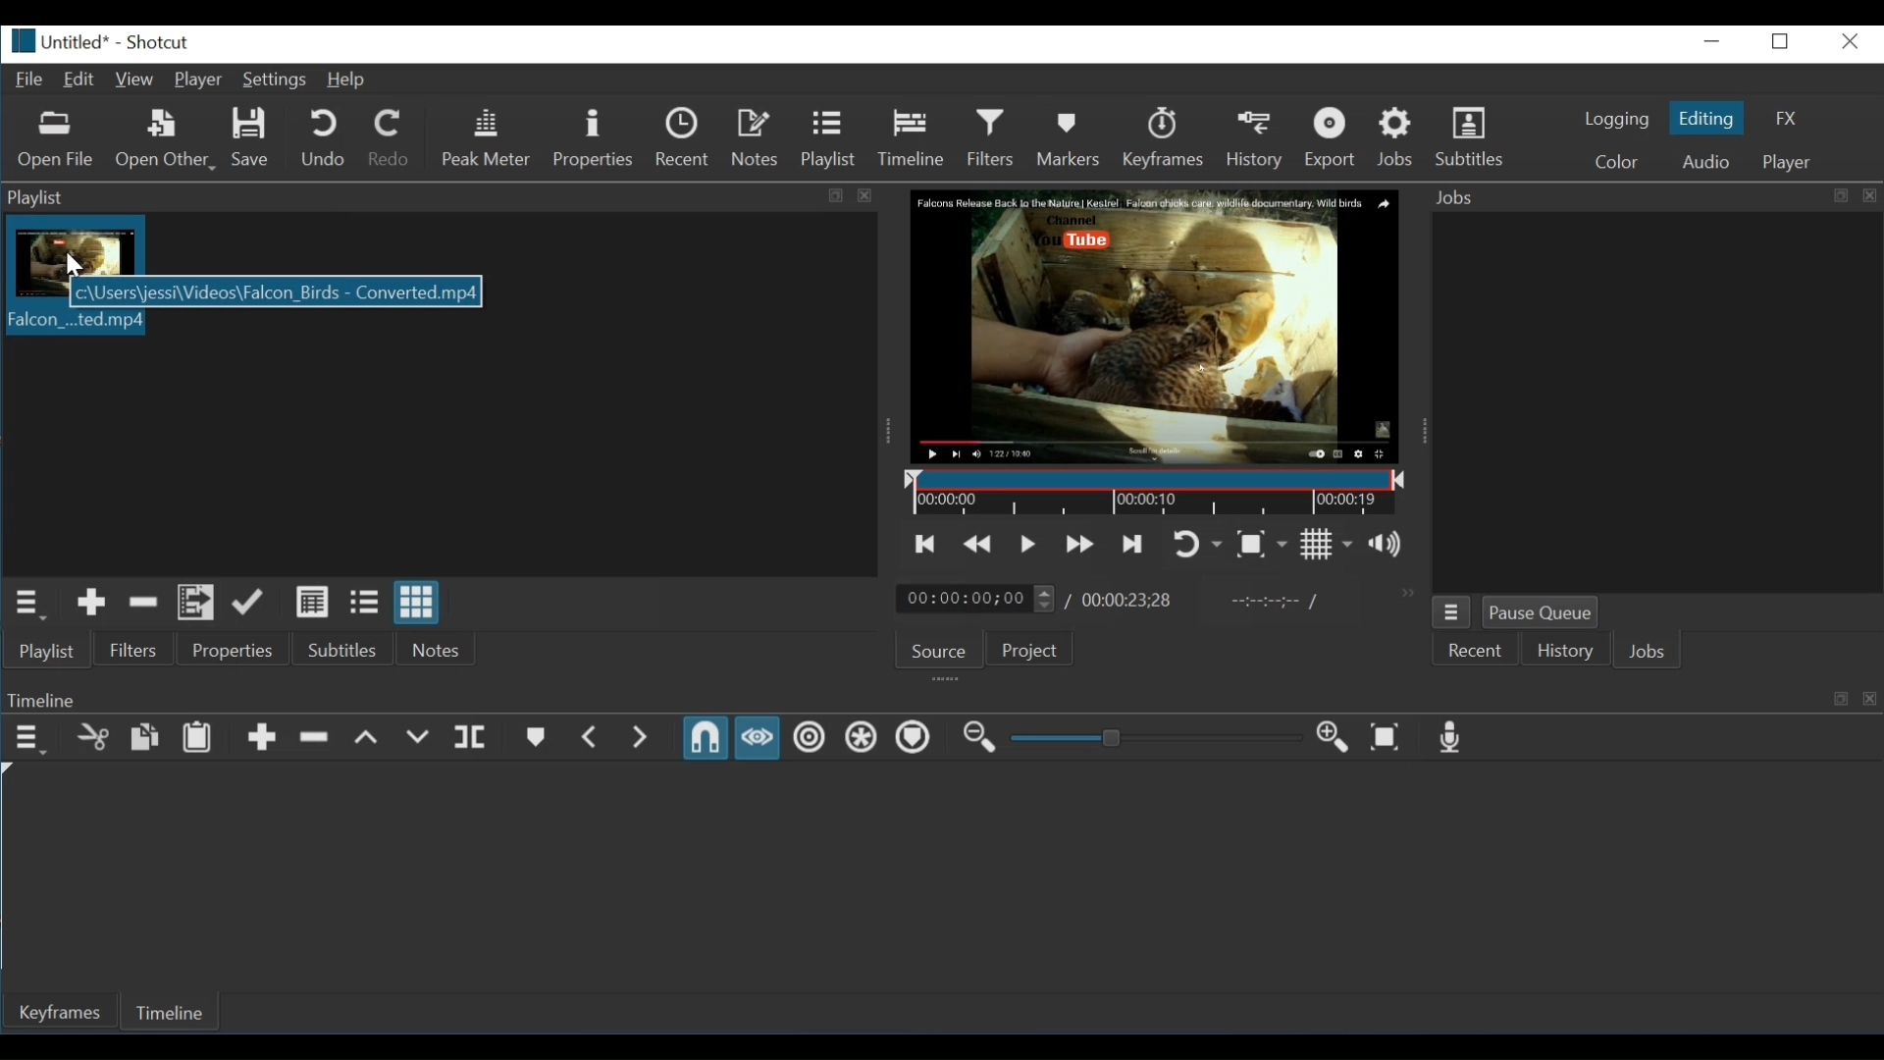 This screenshot has height=1060, width=1884. I want to click on Project, so click(1034, 650).